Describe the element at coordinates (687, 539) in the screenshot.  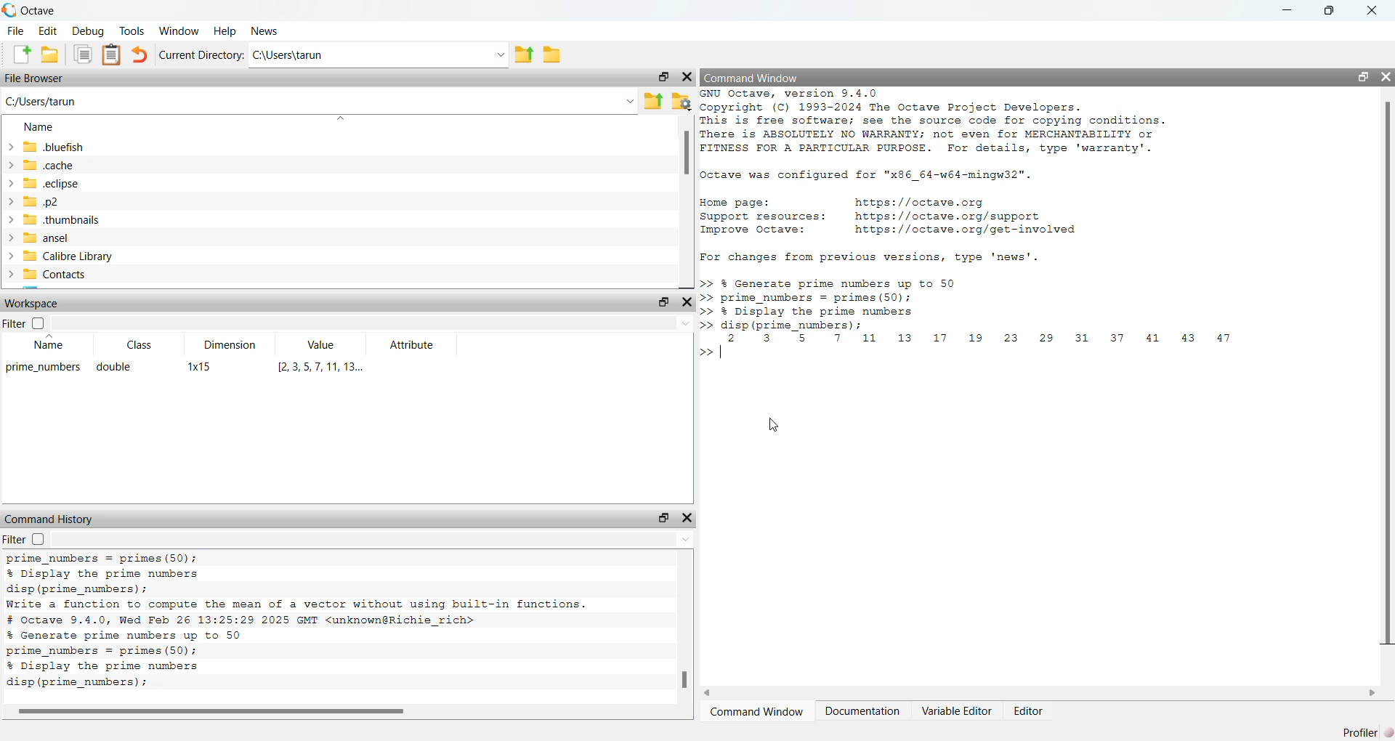
I see `Drop-down ` at that location.